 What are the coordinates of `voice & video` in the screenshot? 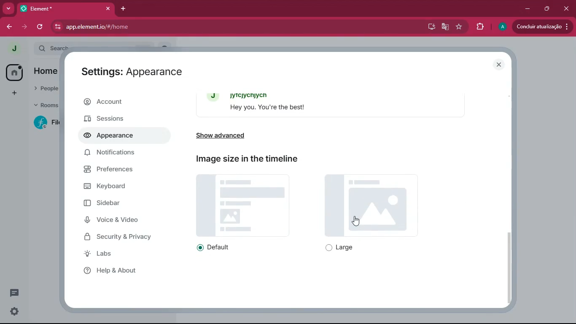 It's located at (122, 221).